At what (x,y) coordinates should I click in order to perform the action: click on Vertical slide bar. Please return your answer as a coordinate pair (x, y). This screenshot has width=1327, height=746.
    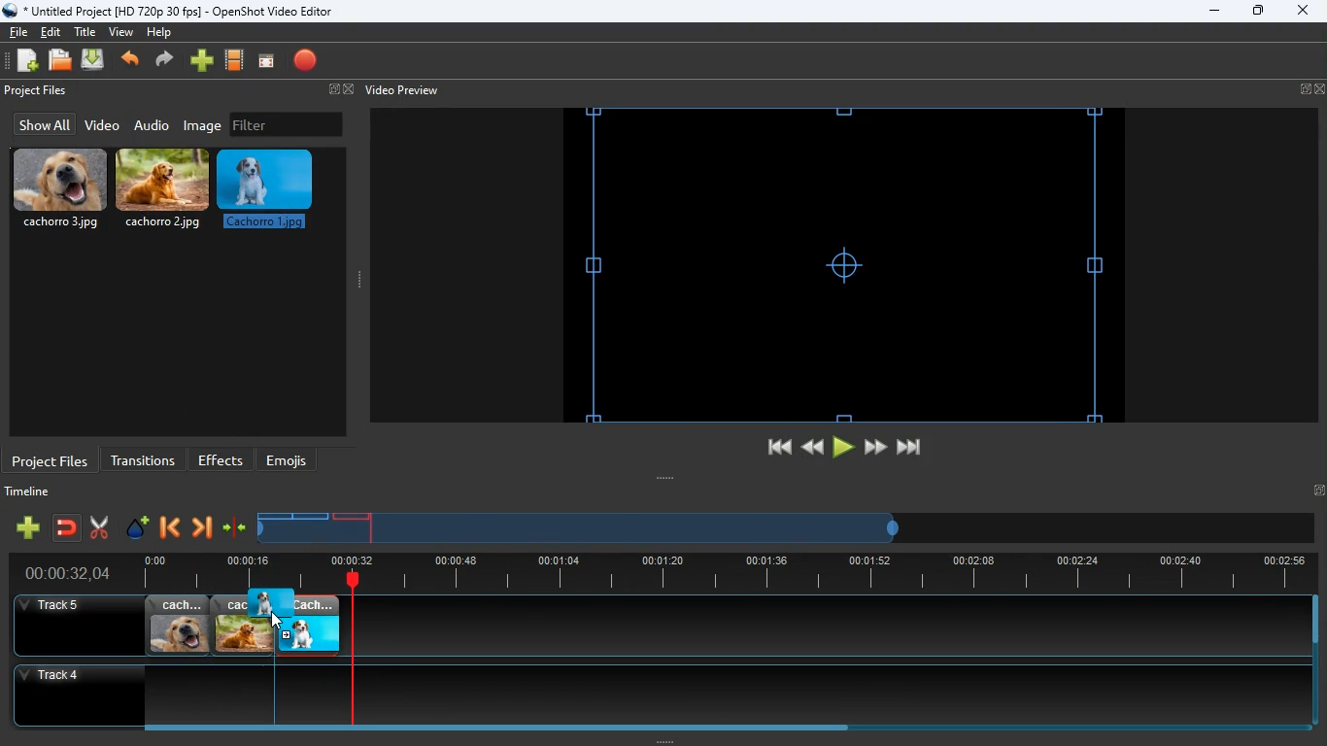
    Looking at the image, I should click on (1315, 661).